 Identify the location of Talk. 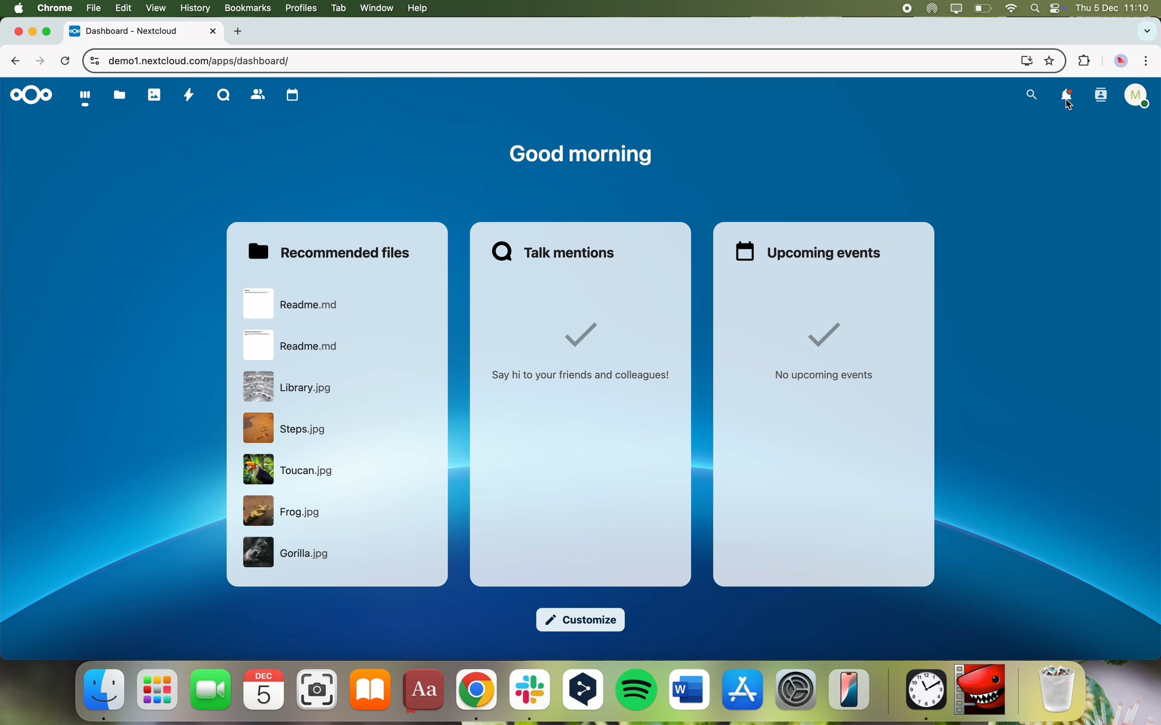
(224, 94).